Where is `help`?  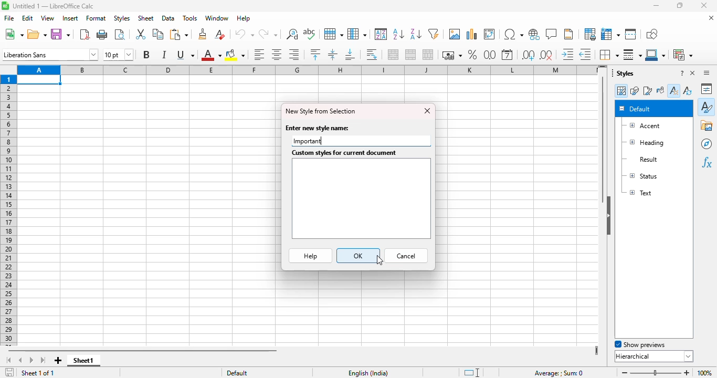
help is located at coordinates (311, 256).